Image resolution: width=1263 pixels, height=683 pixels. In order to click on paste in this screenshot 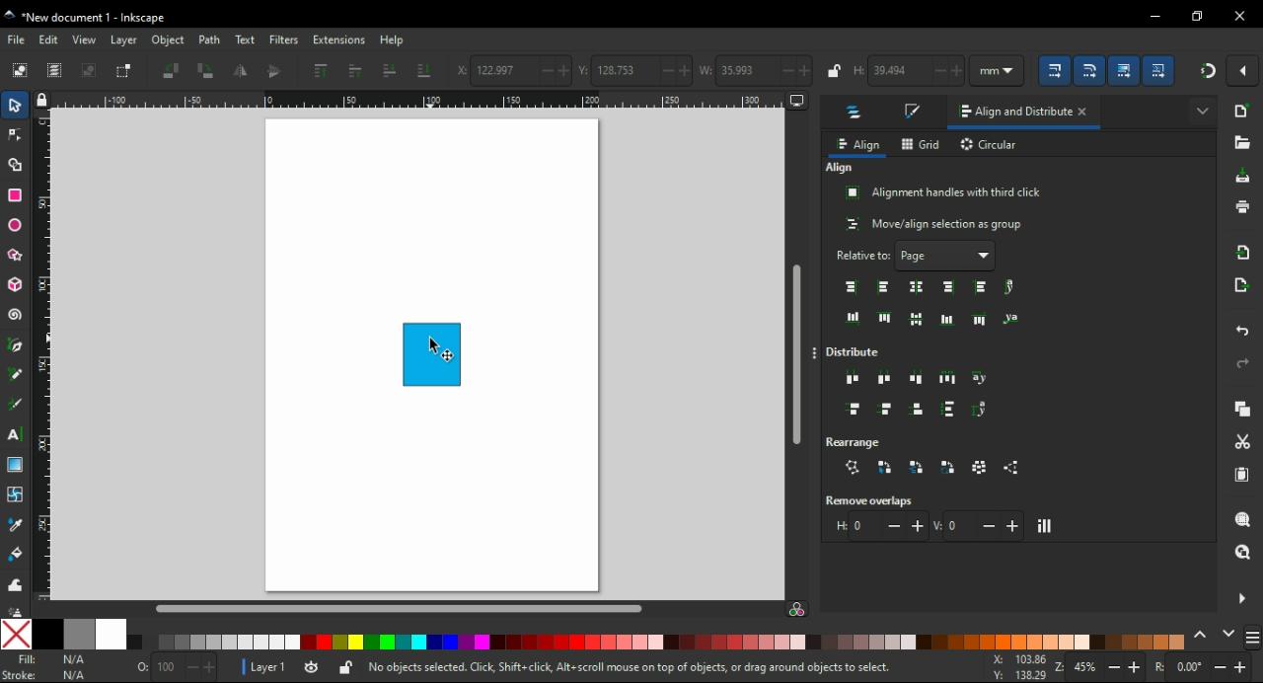, I will do `click(1241, 476)`.